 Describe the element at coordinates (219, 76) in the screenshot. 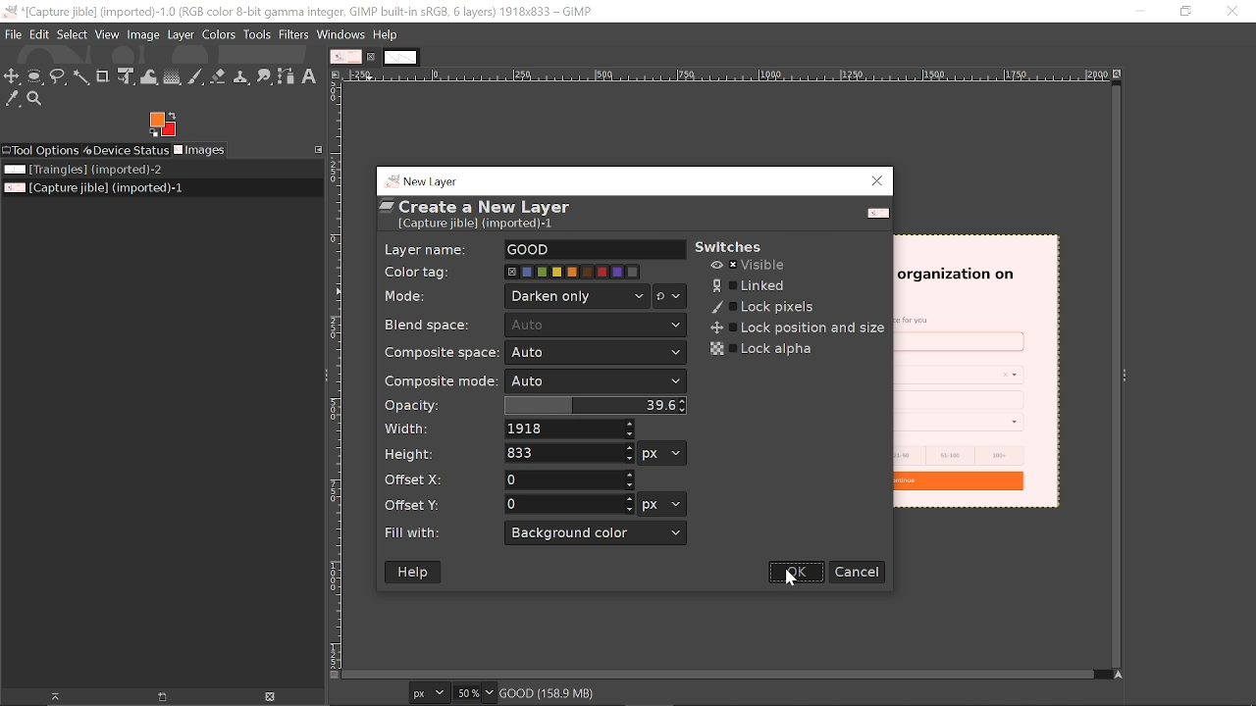

I see `Eraser tool` at that location.